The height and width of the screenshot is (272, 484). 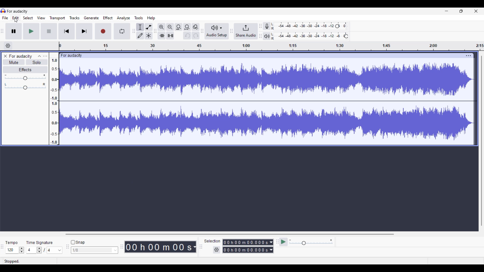 I want to click on Record/Record new track, so click(x=103, y=31).